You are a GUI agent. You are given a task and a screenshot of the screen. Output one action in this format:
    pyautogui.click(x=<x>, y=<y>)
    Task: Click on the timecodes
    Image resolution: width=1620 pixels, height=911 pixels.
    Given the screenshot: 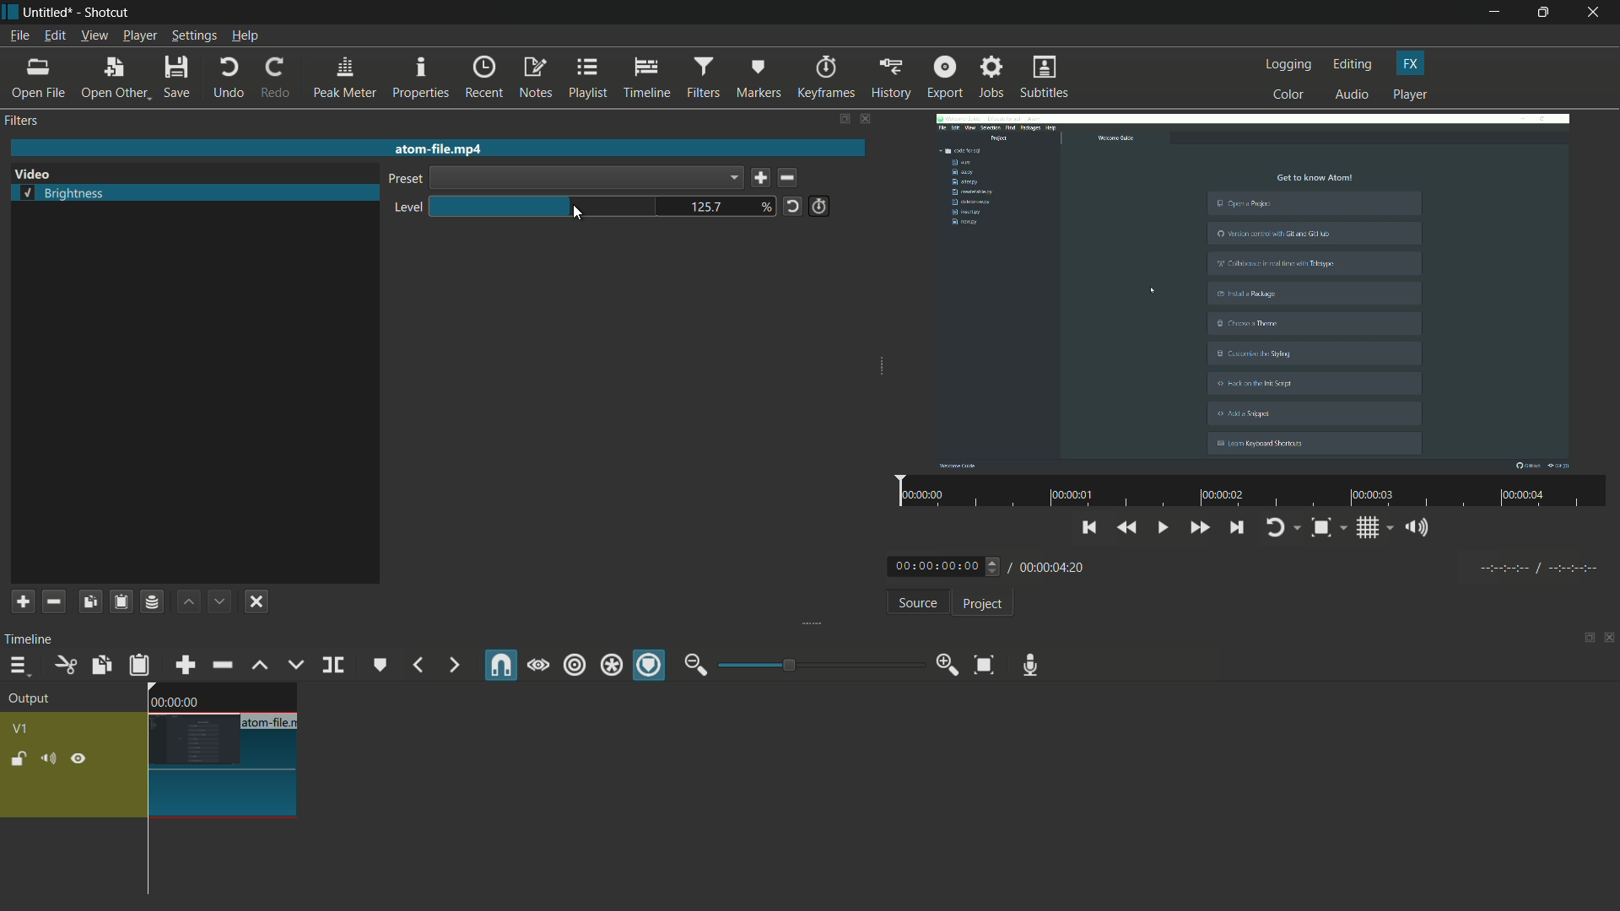 What is the action you would take?
    pyautogui.click(x=1536, y=565)
    